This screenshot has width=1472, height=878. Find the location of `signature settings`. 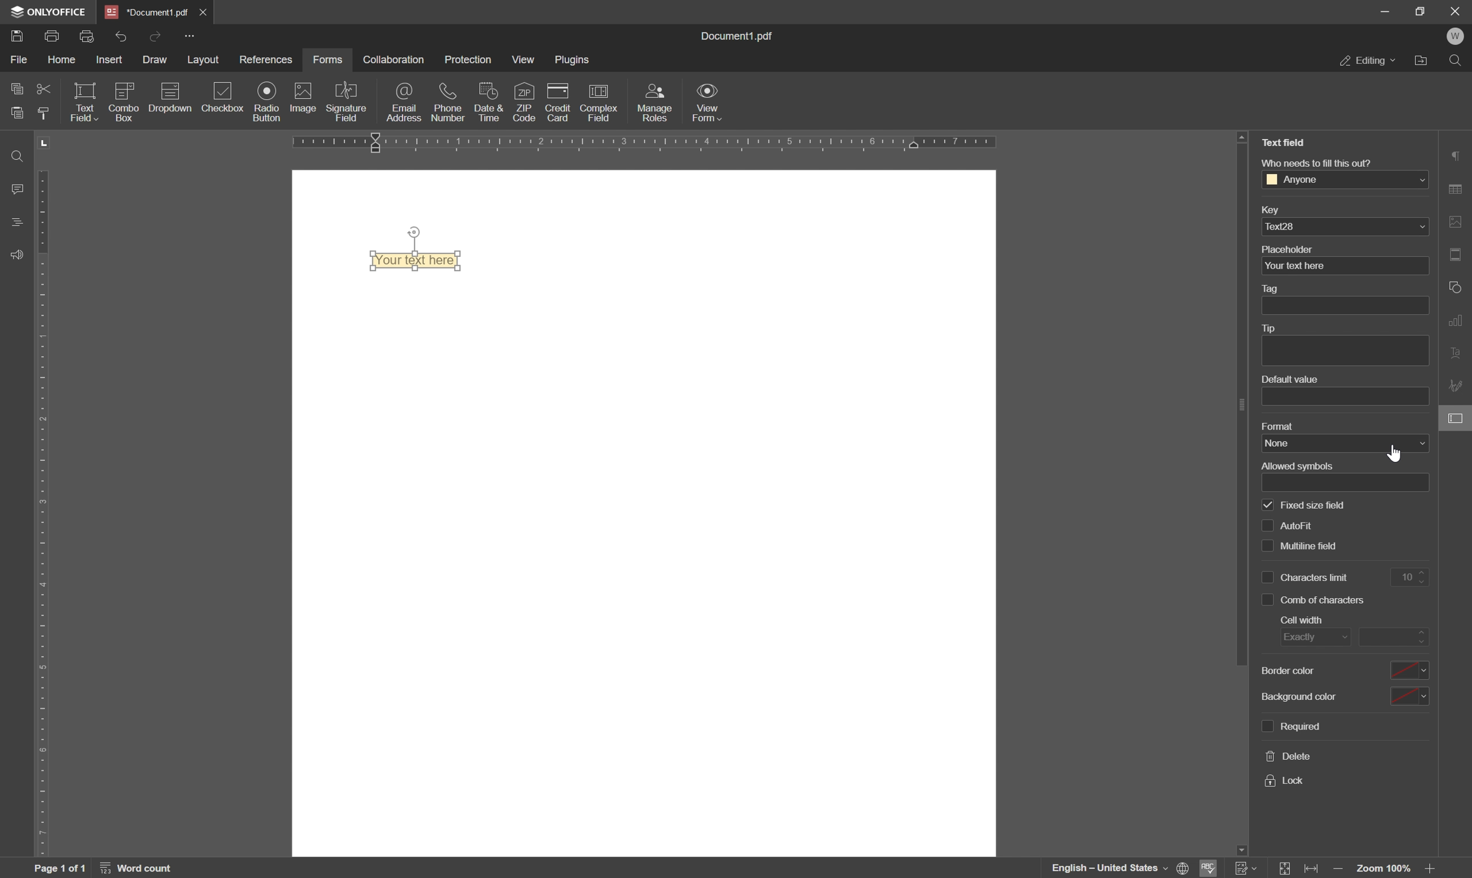

signature settings is located at coordinates (1457, 384).